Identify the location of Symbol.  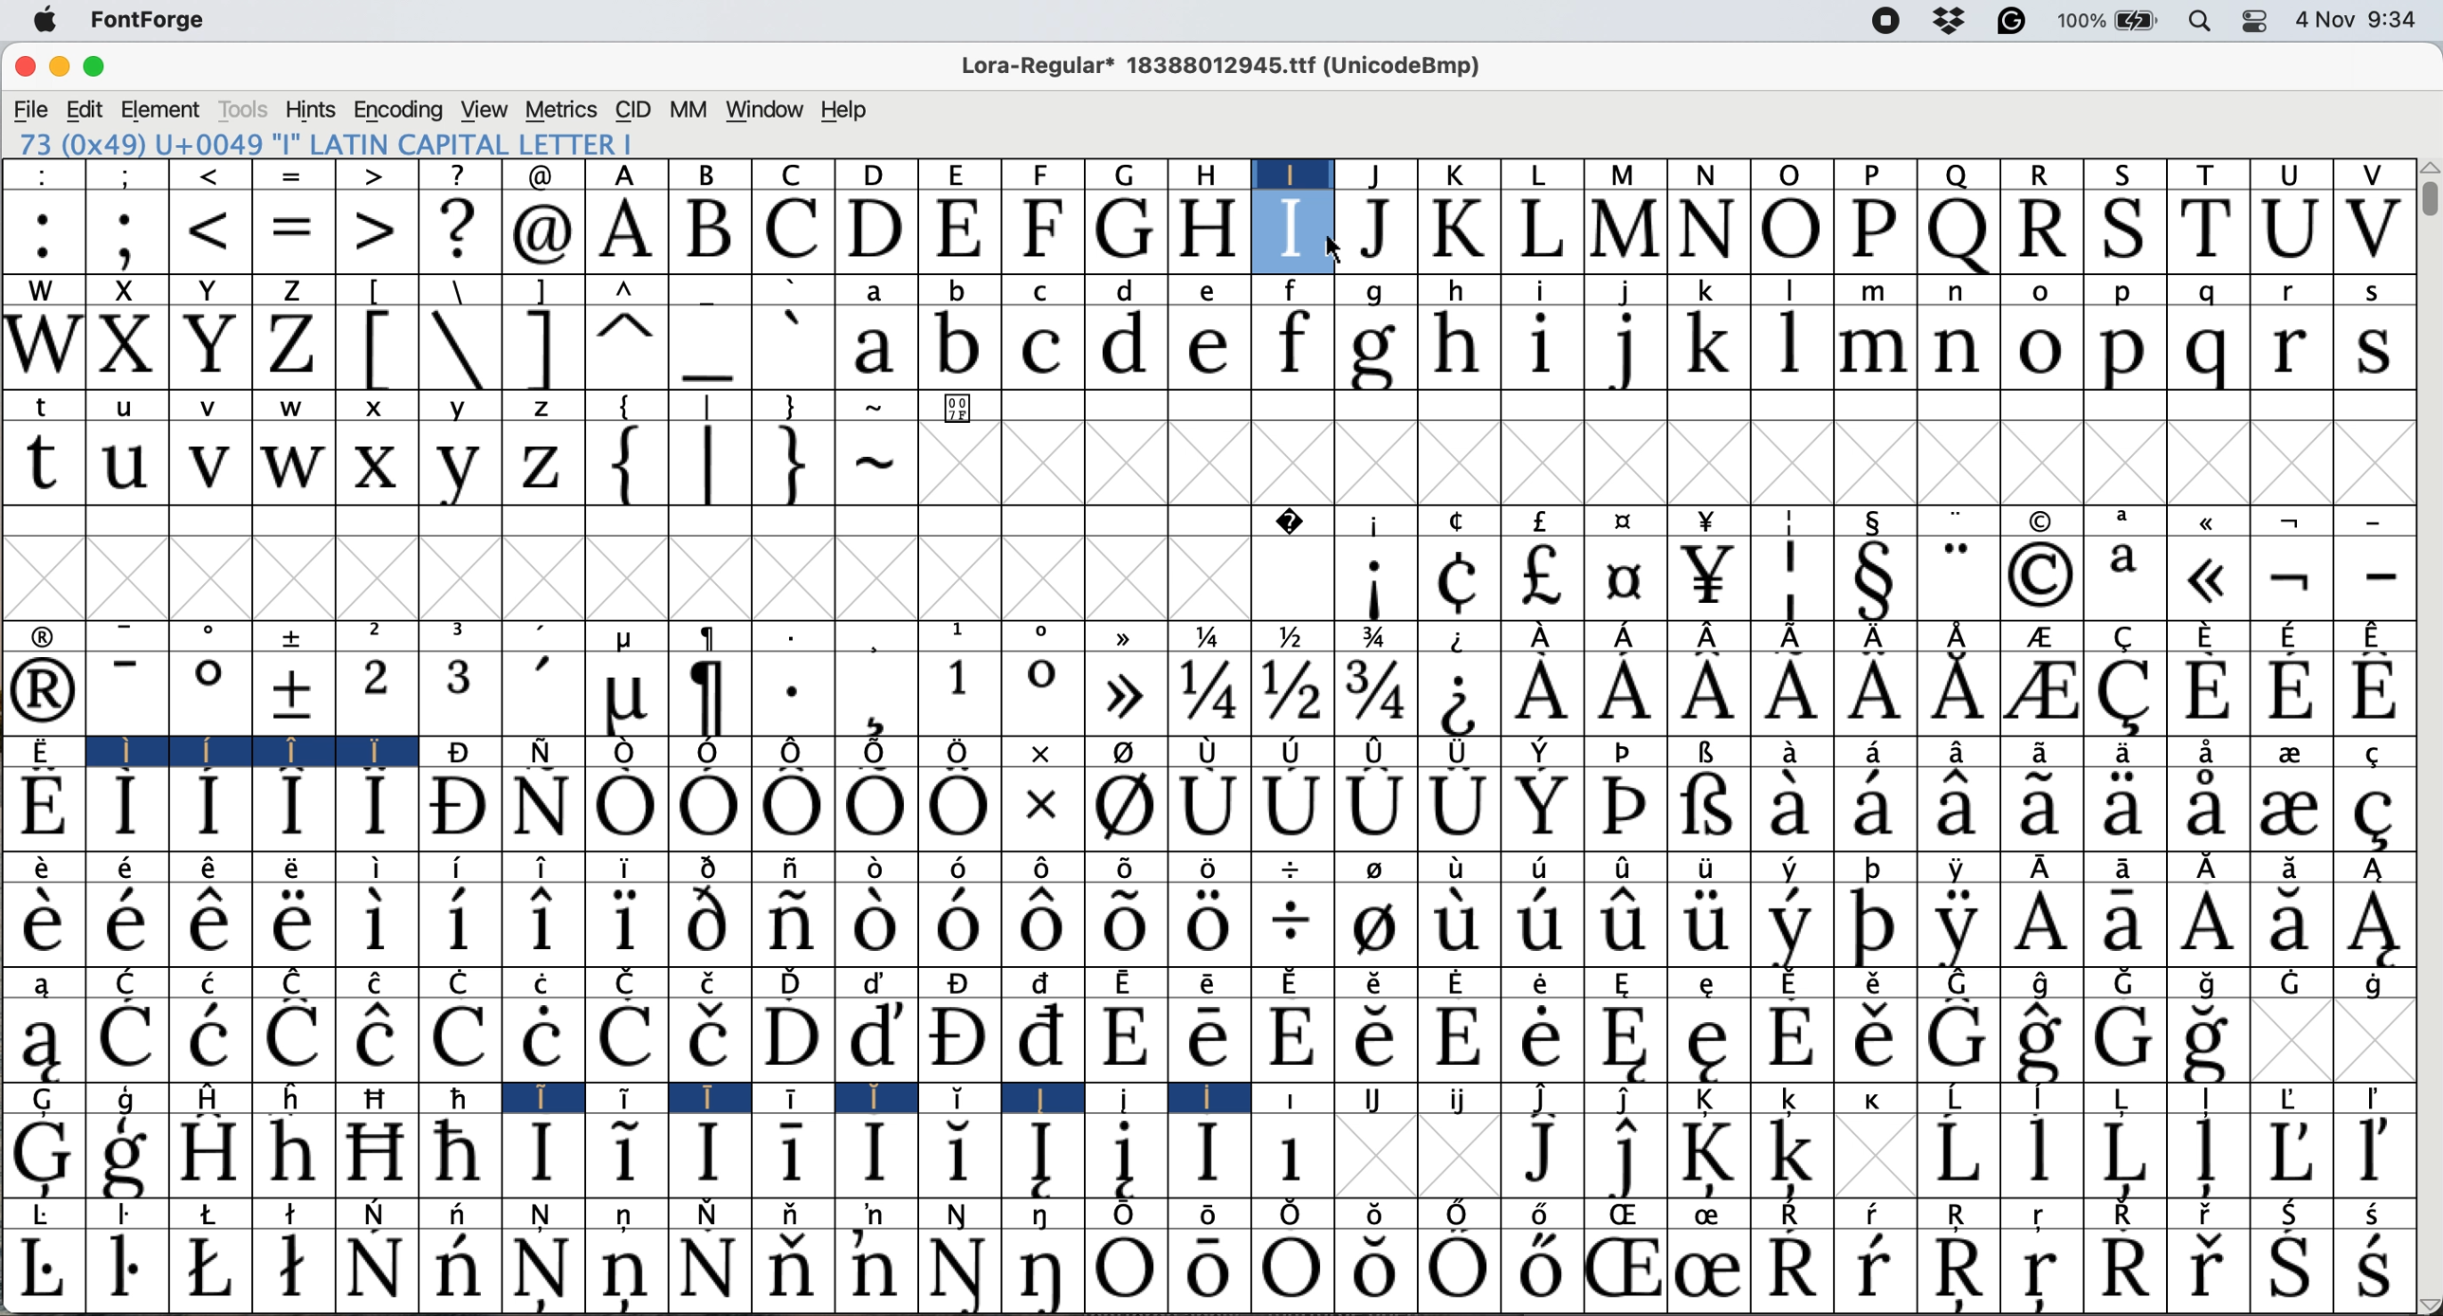
(1376, 1097).